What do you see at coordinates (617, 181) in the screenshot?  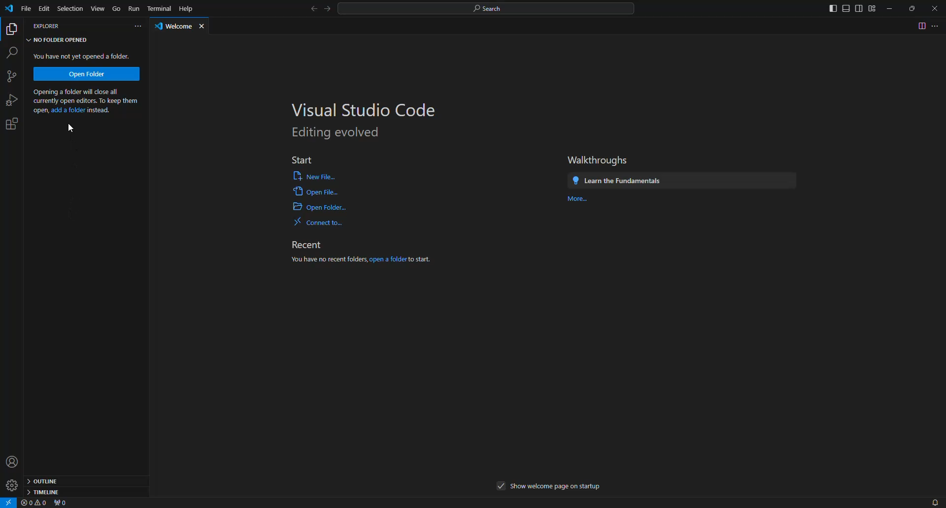 I see `learn the fundamentals` at bounding box center [617, 181].